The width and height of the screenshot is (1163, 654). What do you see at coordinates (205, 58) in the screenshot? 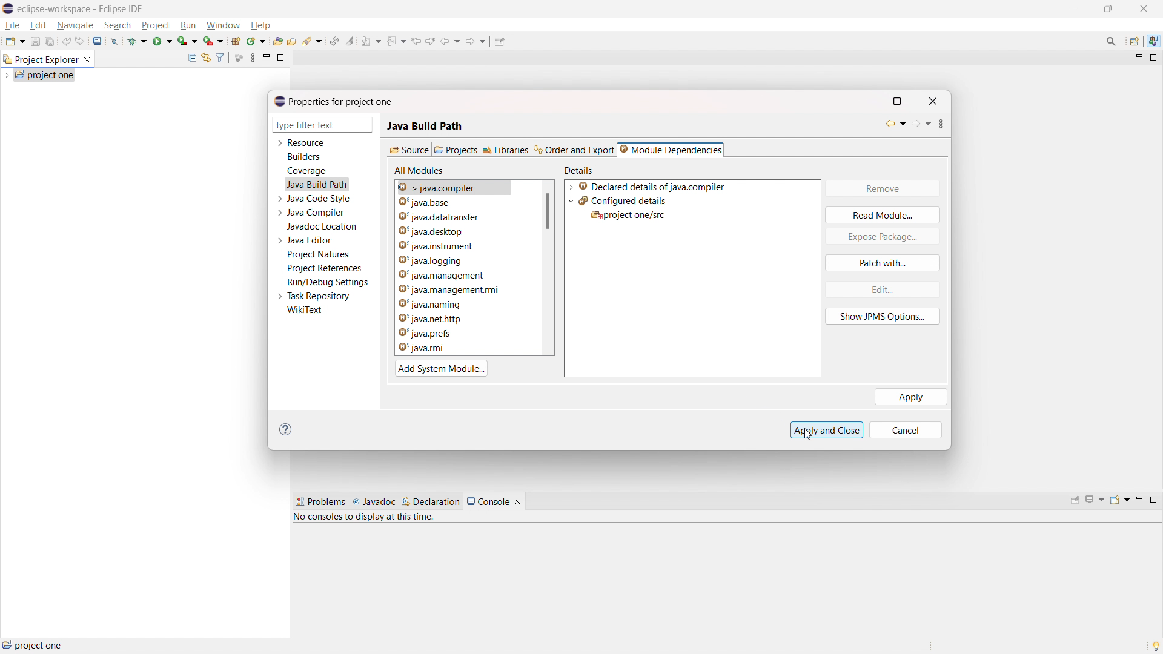
I see `link to editor` at bounding box center [205, 58].